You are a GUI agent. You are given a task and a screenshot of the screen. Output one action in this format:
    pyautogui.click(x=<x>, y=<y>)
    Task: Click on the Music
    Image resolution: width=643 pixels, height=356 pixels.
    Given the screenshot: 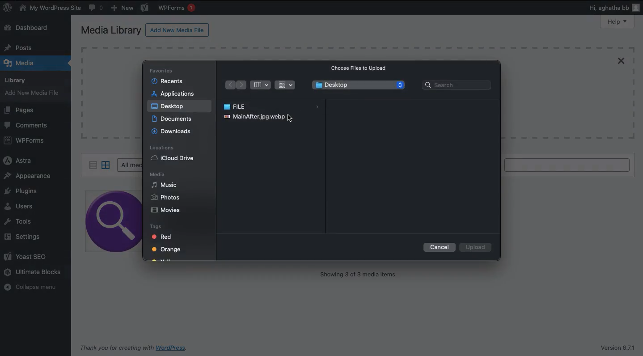 What is the action you would take?
    pyautogui.click(x=167, y=185)
    